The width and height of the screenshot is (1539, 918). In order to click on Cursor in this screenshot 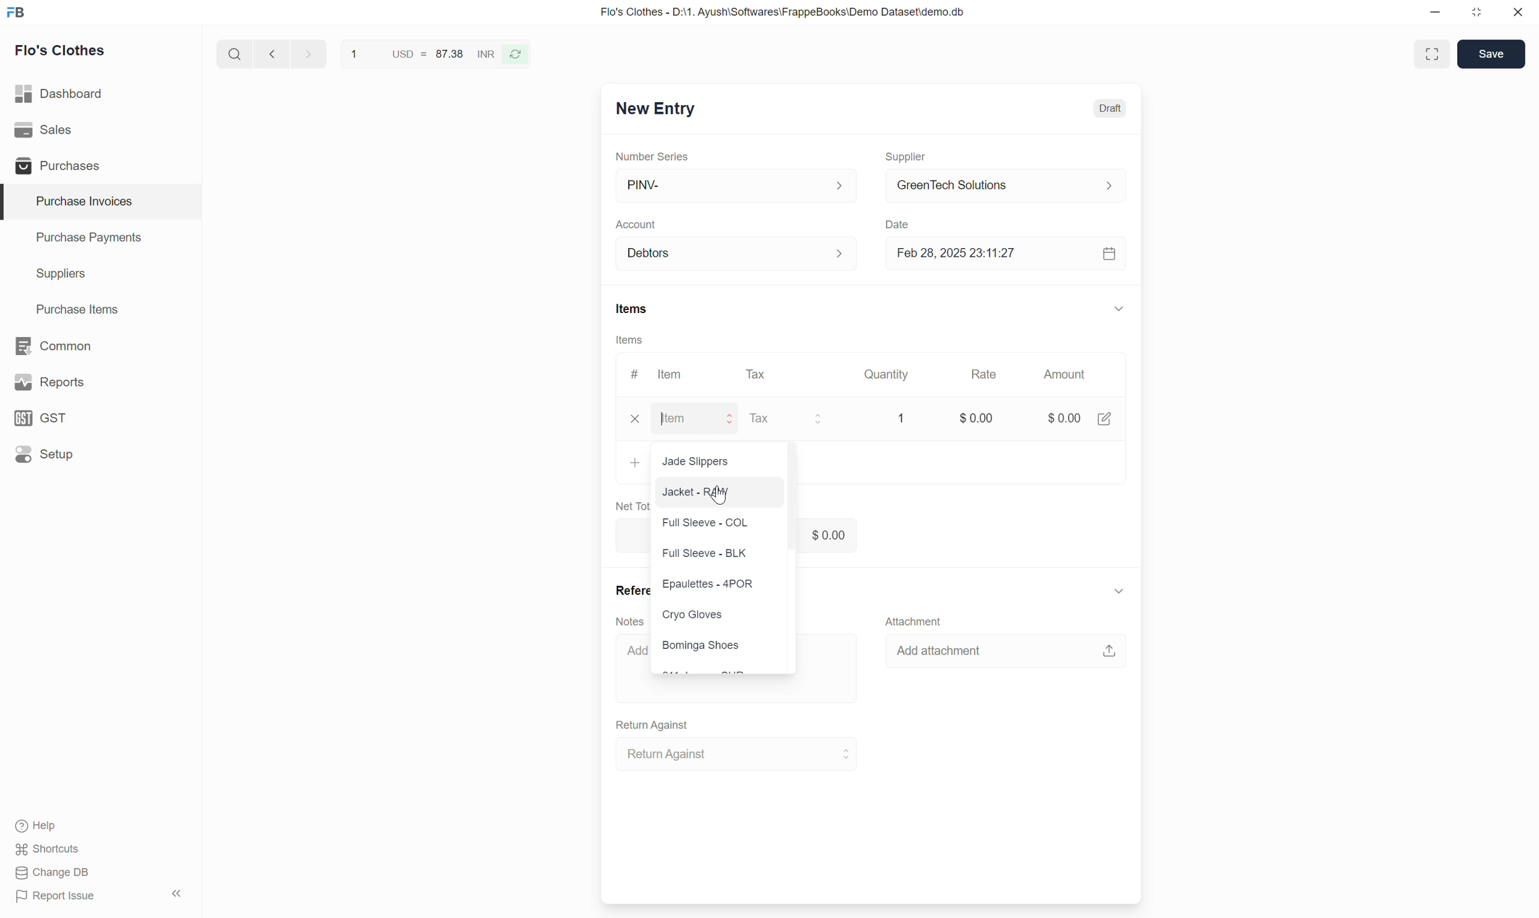, I will do `click(719, 494)`.